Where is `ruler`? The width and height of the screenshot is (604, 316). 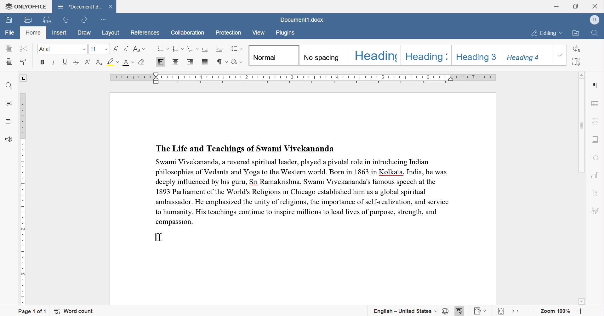
ruler is located at coordinates (25, 199).